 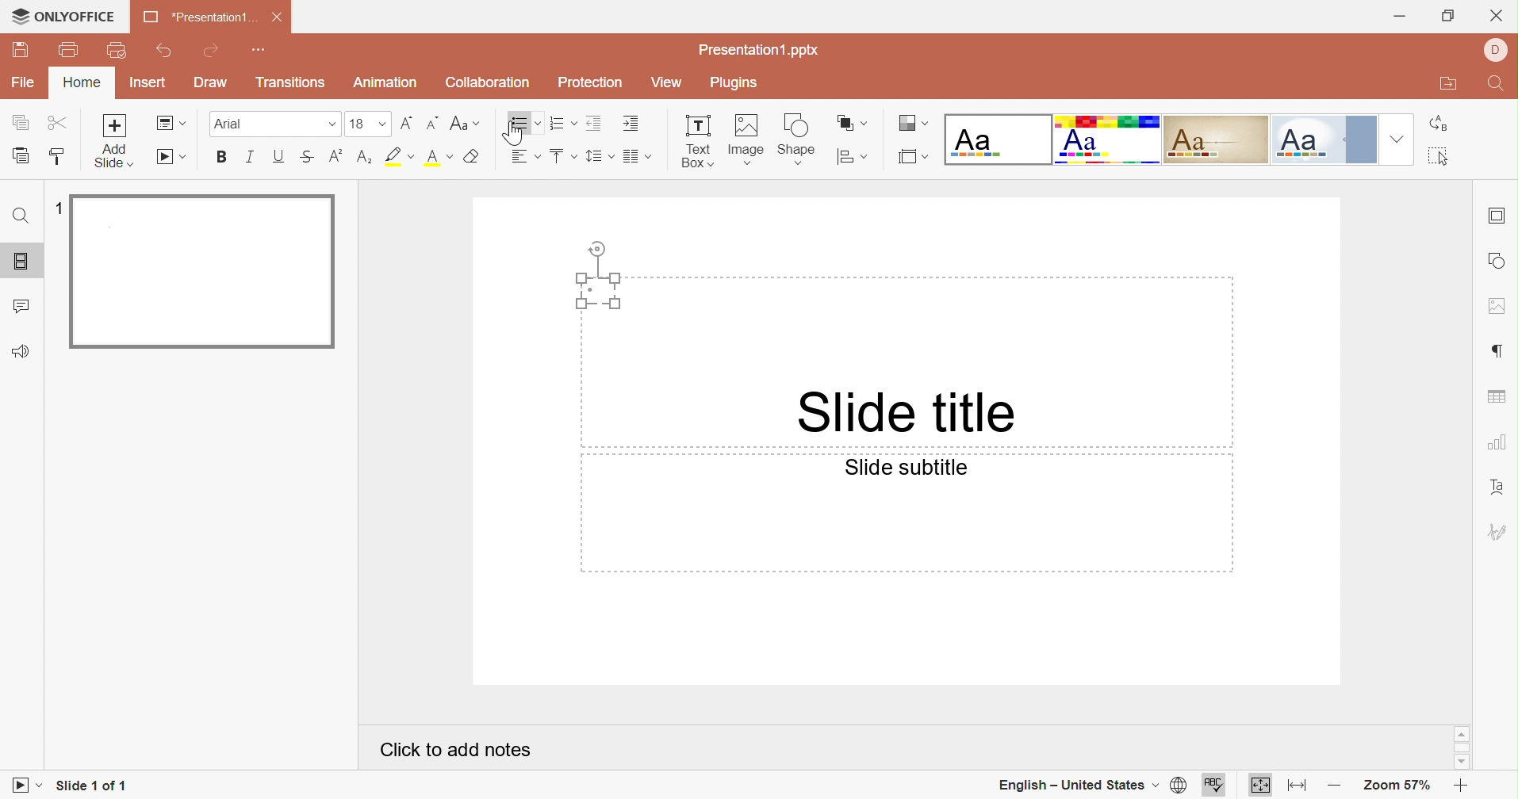 I want to click on Scroll Up, so click(x=1458, y=734).